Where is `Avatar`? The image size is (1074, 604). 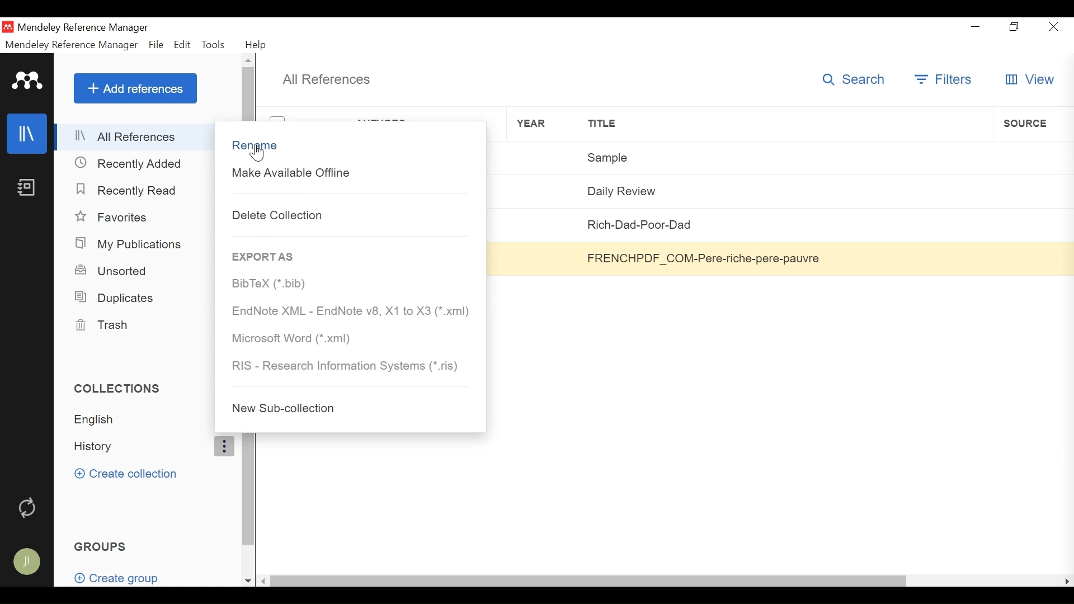
Avatar is located at coordinates (26, 564).